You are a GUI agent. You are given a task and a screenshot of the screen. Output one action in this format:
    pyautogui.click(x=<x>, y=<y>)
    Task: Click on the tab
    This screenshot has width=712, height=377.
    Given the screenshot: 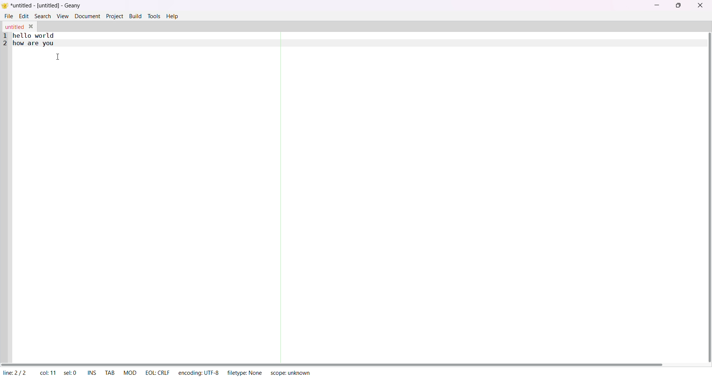 What is the action you would take?
    pyautogui.click(x=110, y=371)
    